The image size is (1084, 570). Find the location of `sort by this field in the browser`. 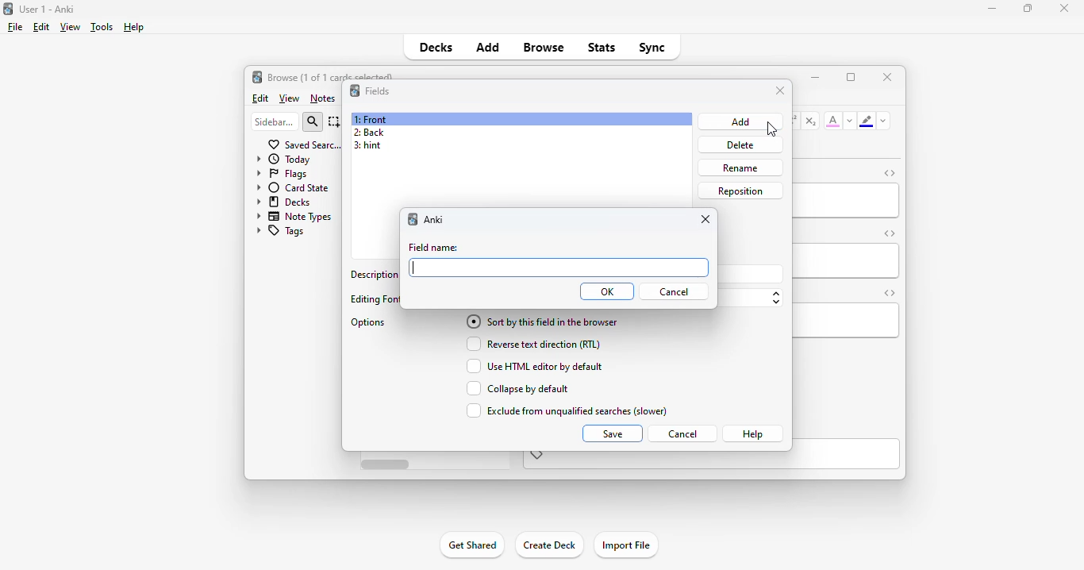

sort by this field in the browser is located at coordinates (541, 322).